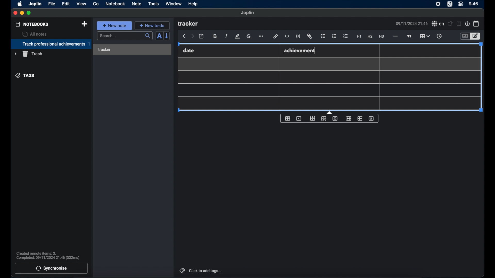 The height and width of the screenshot is (278, 495). Describe the element at coordinates (261, 36) in the screenshot. I see `more options` at that location.